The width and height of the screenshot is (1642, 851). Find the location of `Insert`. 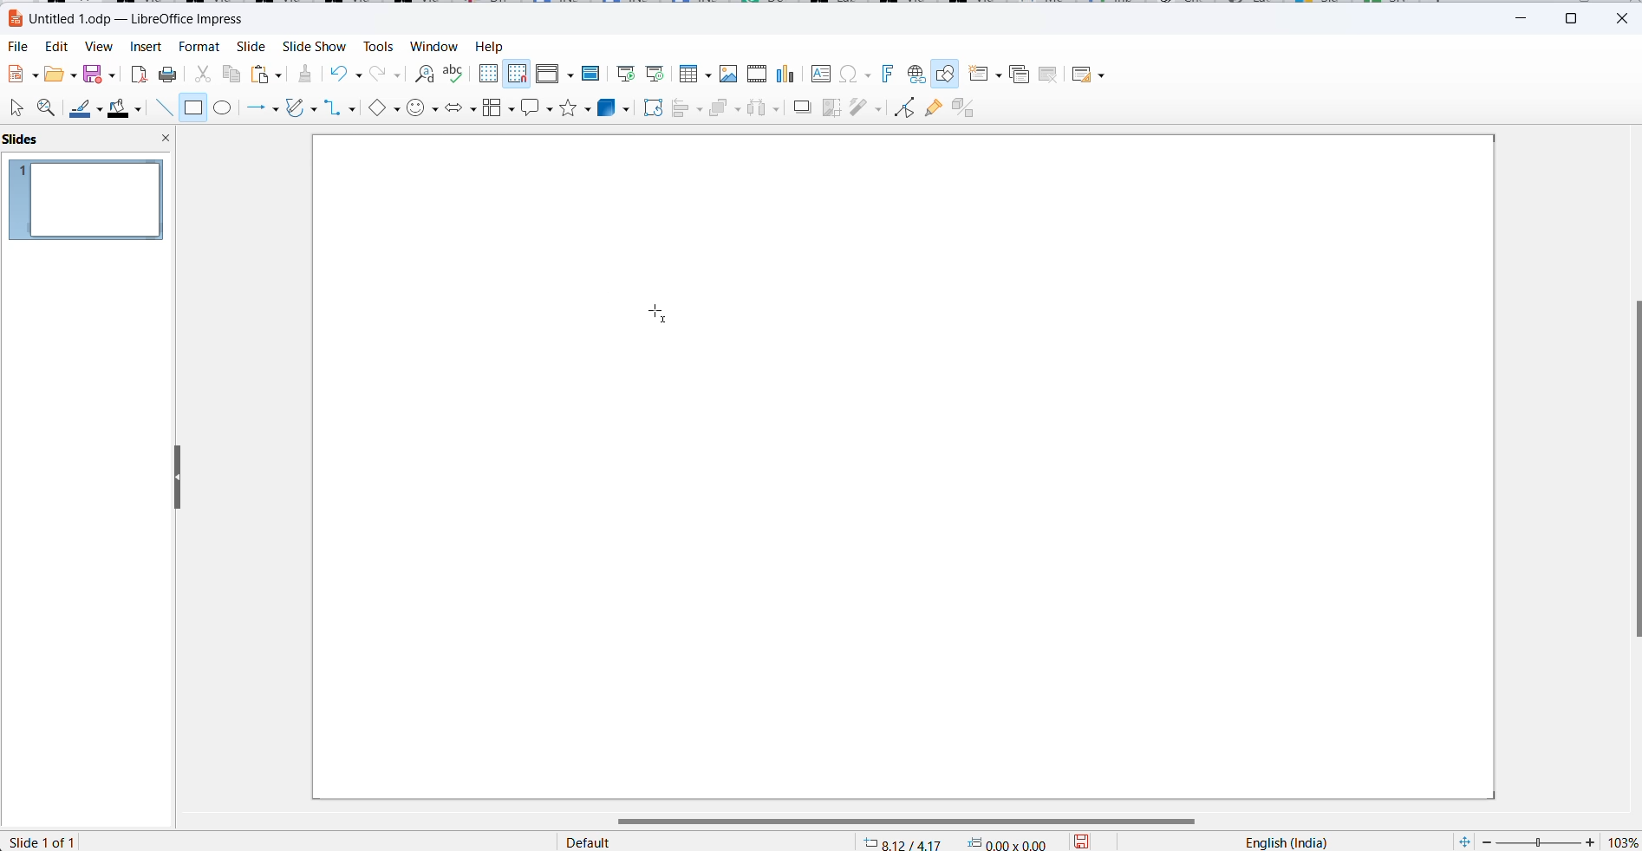

Insert is located at coordinates (146, 48).